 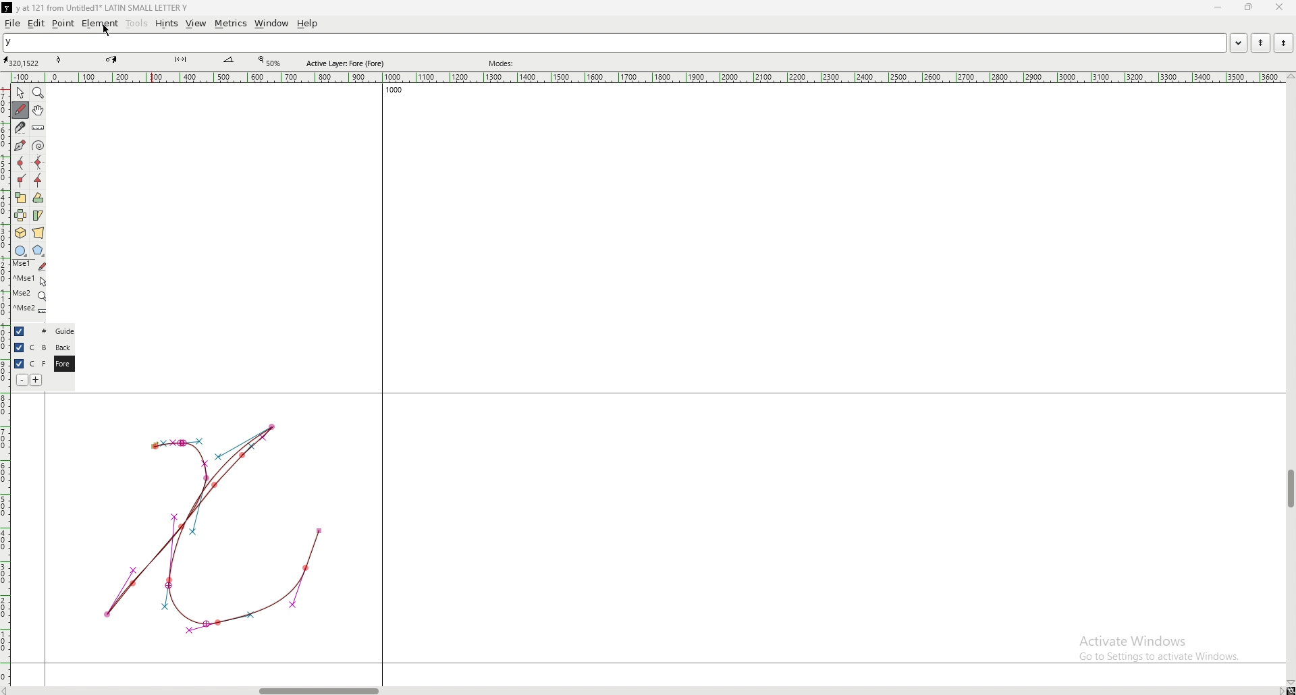 What do you see at coordinates (19, 144) in the screenshot?
I see `add a point, then drag out its control points` at bounding box center [19, 144].